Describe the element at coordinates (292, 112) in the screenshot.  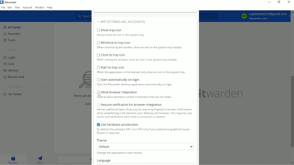
I see `Vertical scrollbar` at that location.